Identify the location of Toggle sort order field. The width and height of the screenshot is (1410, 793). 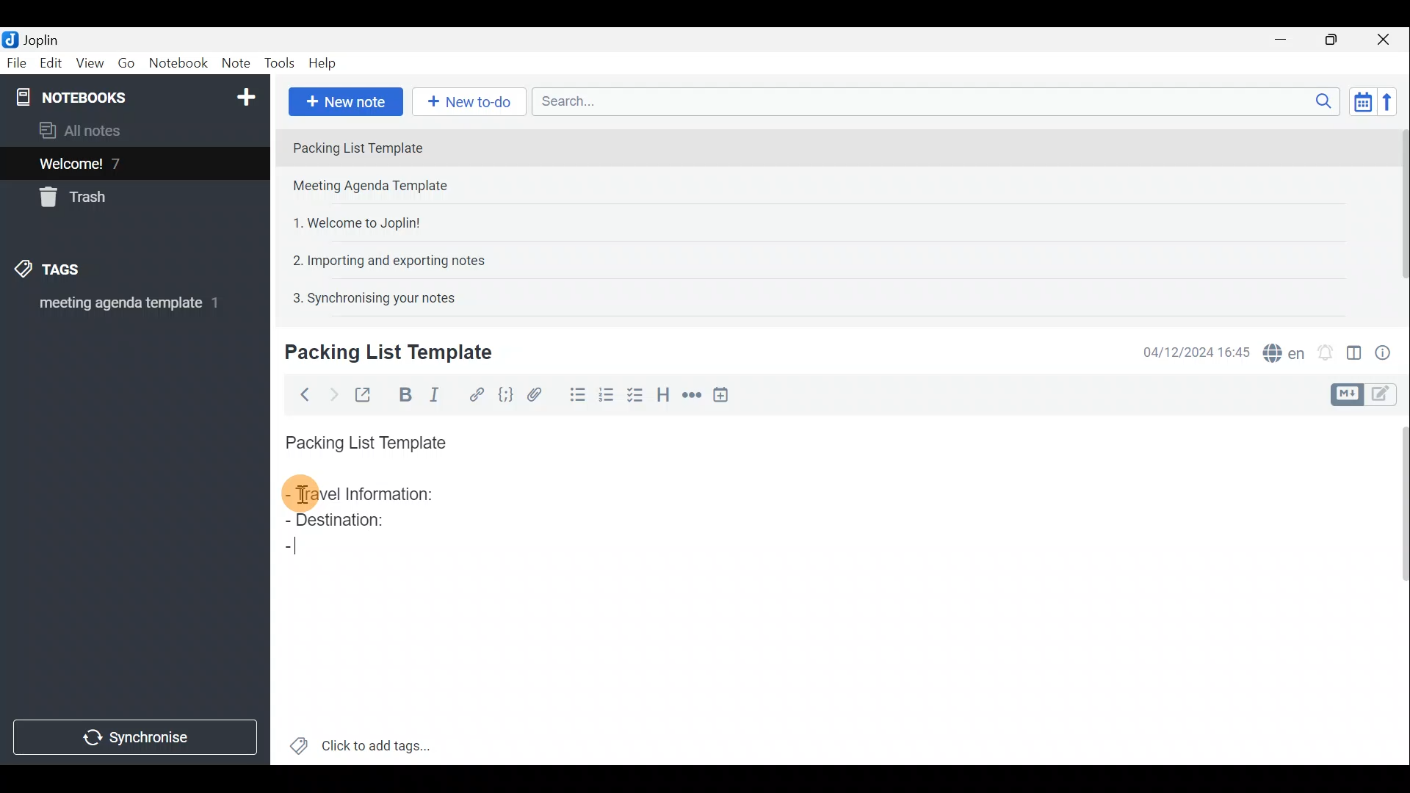
(1358, 101).